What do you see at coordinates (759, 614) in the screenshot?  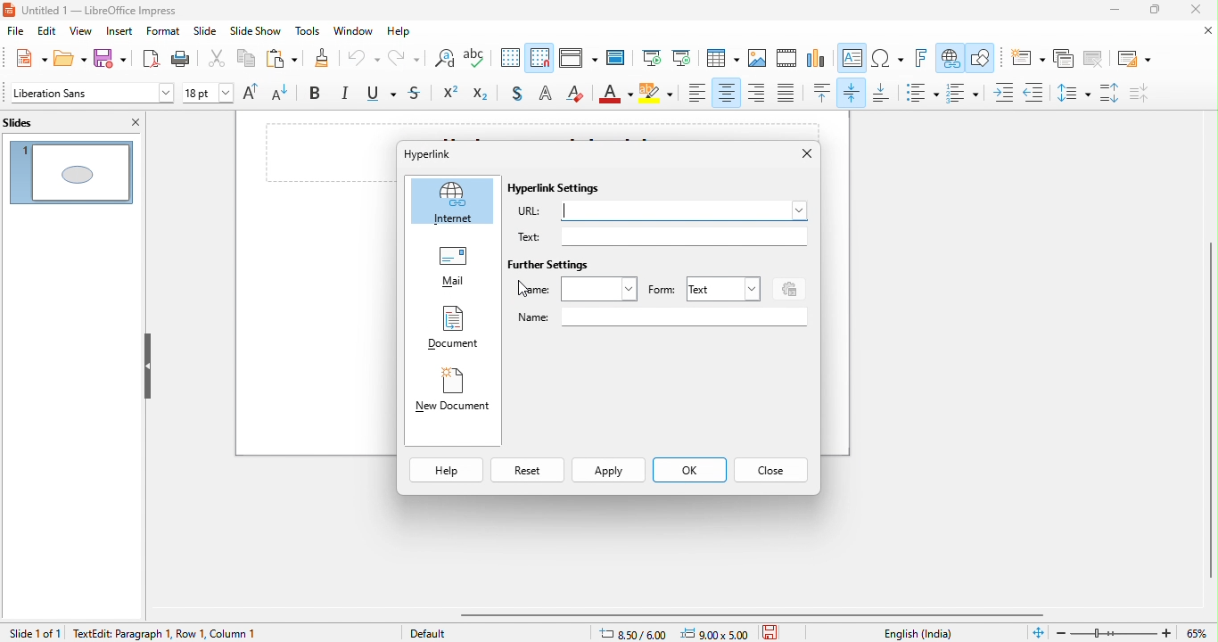 I see `horizontal scroll bar` at bounding box center [759, 614].